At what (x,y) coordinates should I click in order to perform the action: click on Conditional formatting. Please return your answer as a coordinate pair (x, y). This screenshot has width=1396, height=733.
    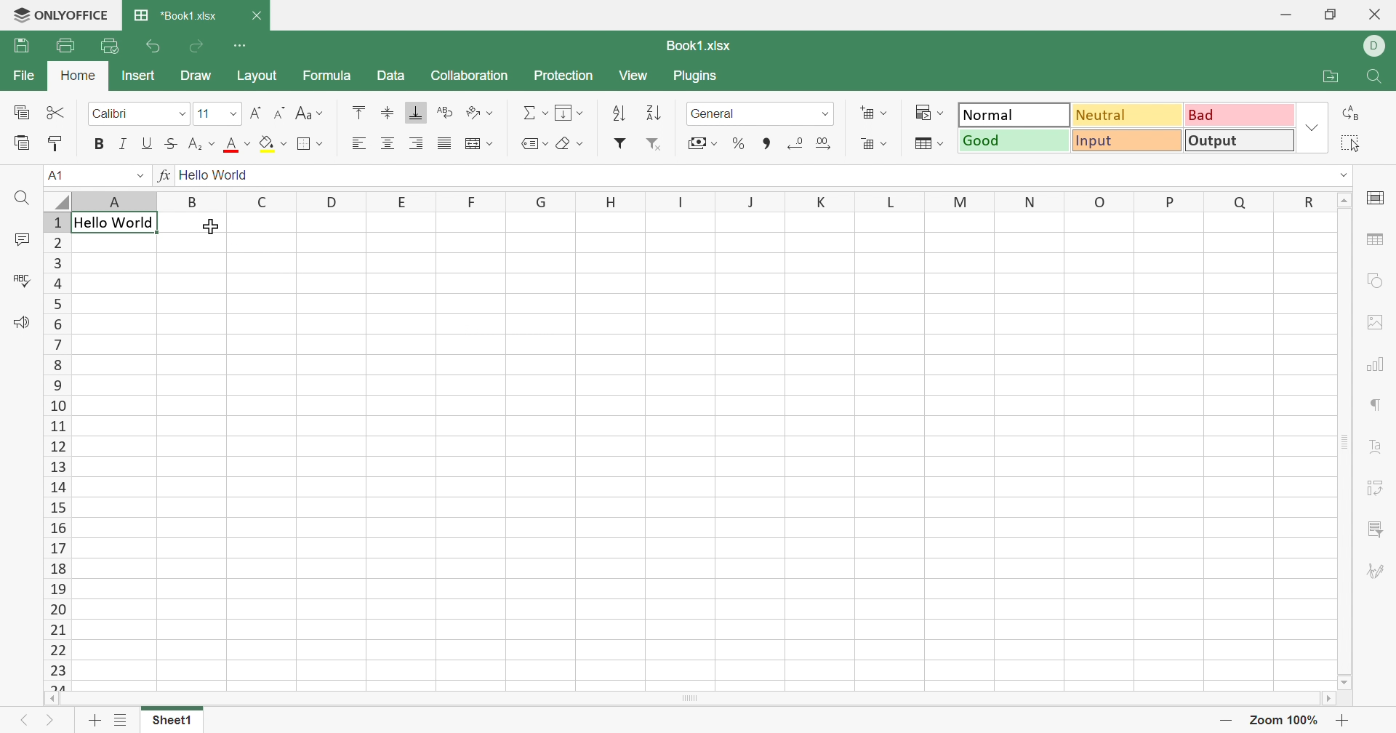
    Looking at the image, I should click on (927, 111).